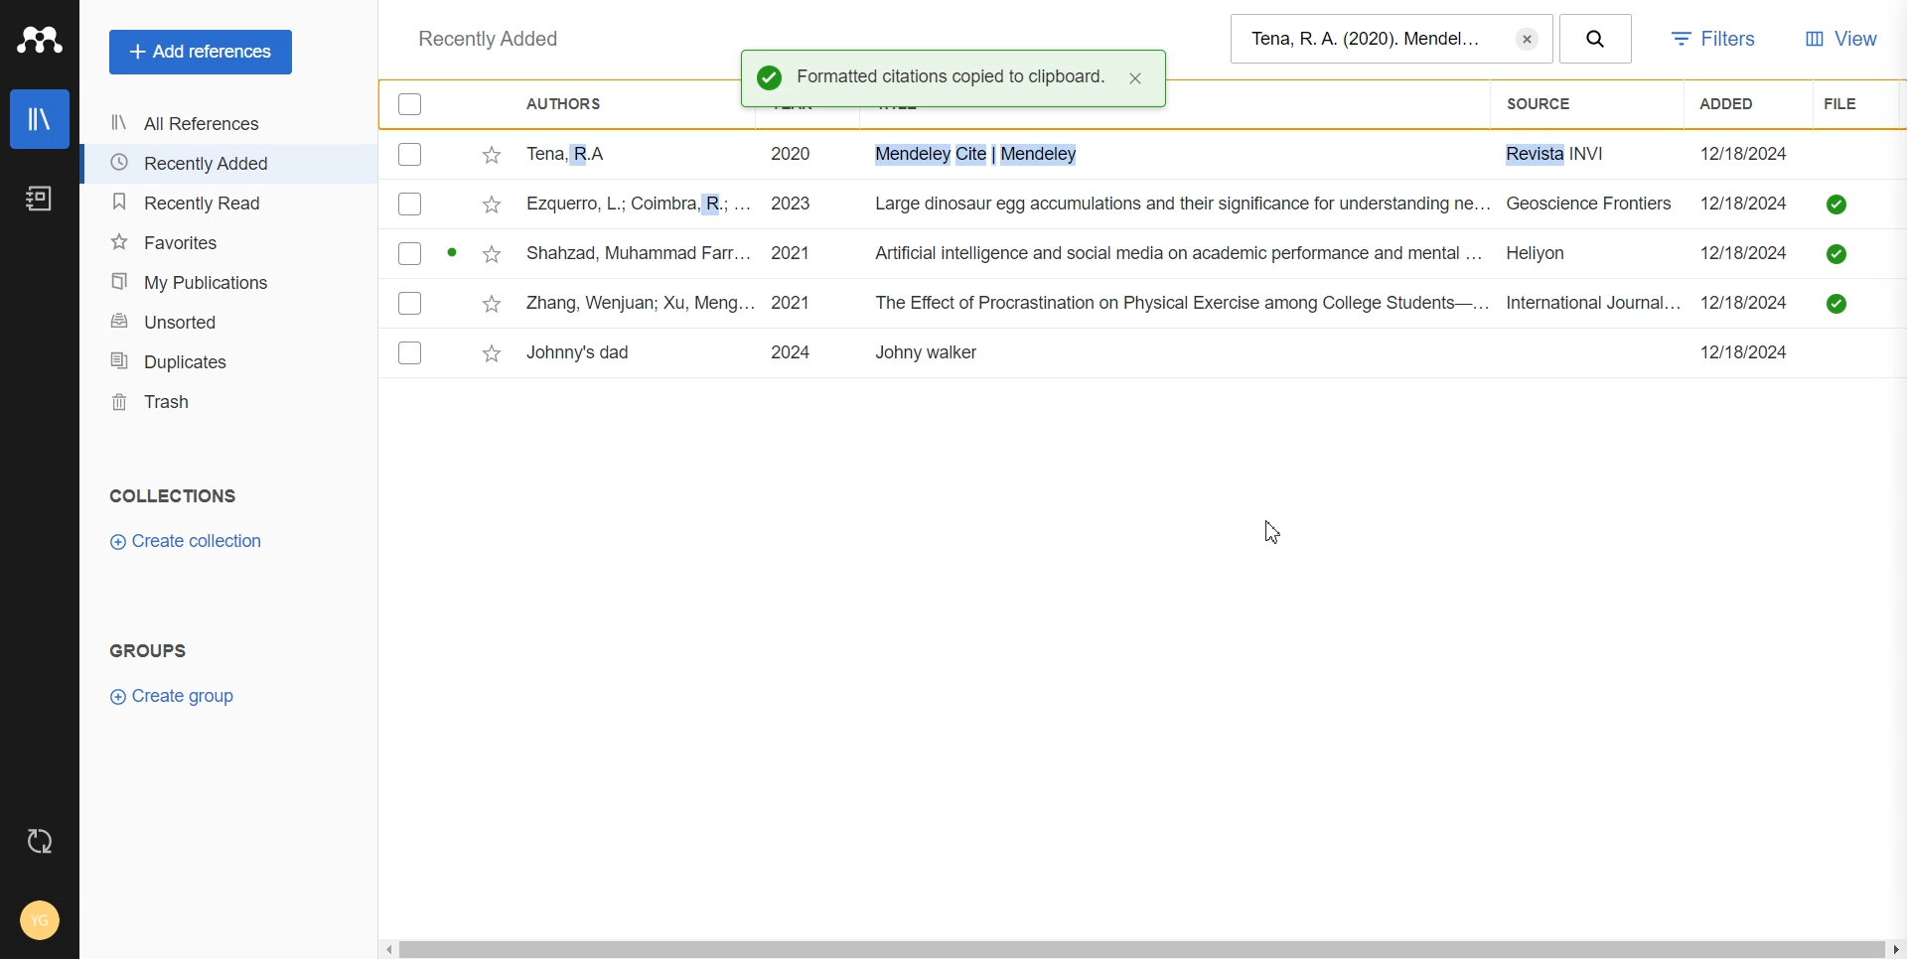 This screenshot has height=959, width=1907. Describe the element at coordinates (1835, 306) in the screenshot. I see `saved` at that location.